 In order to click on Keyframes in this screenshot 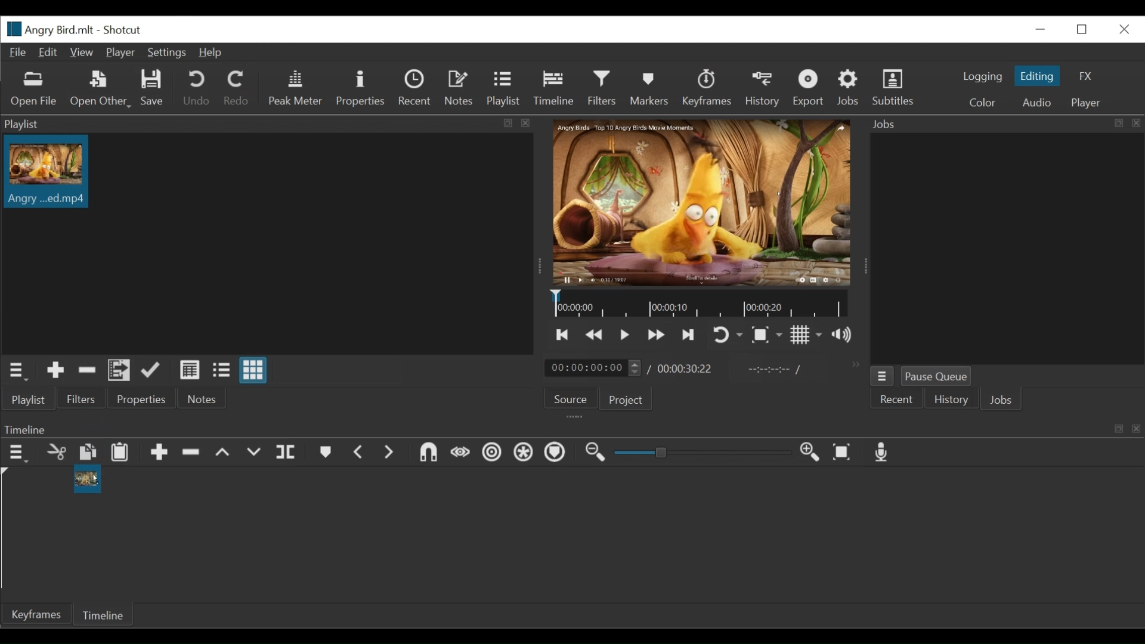, I will do `click(707, 88)`.